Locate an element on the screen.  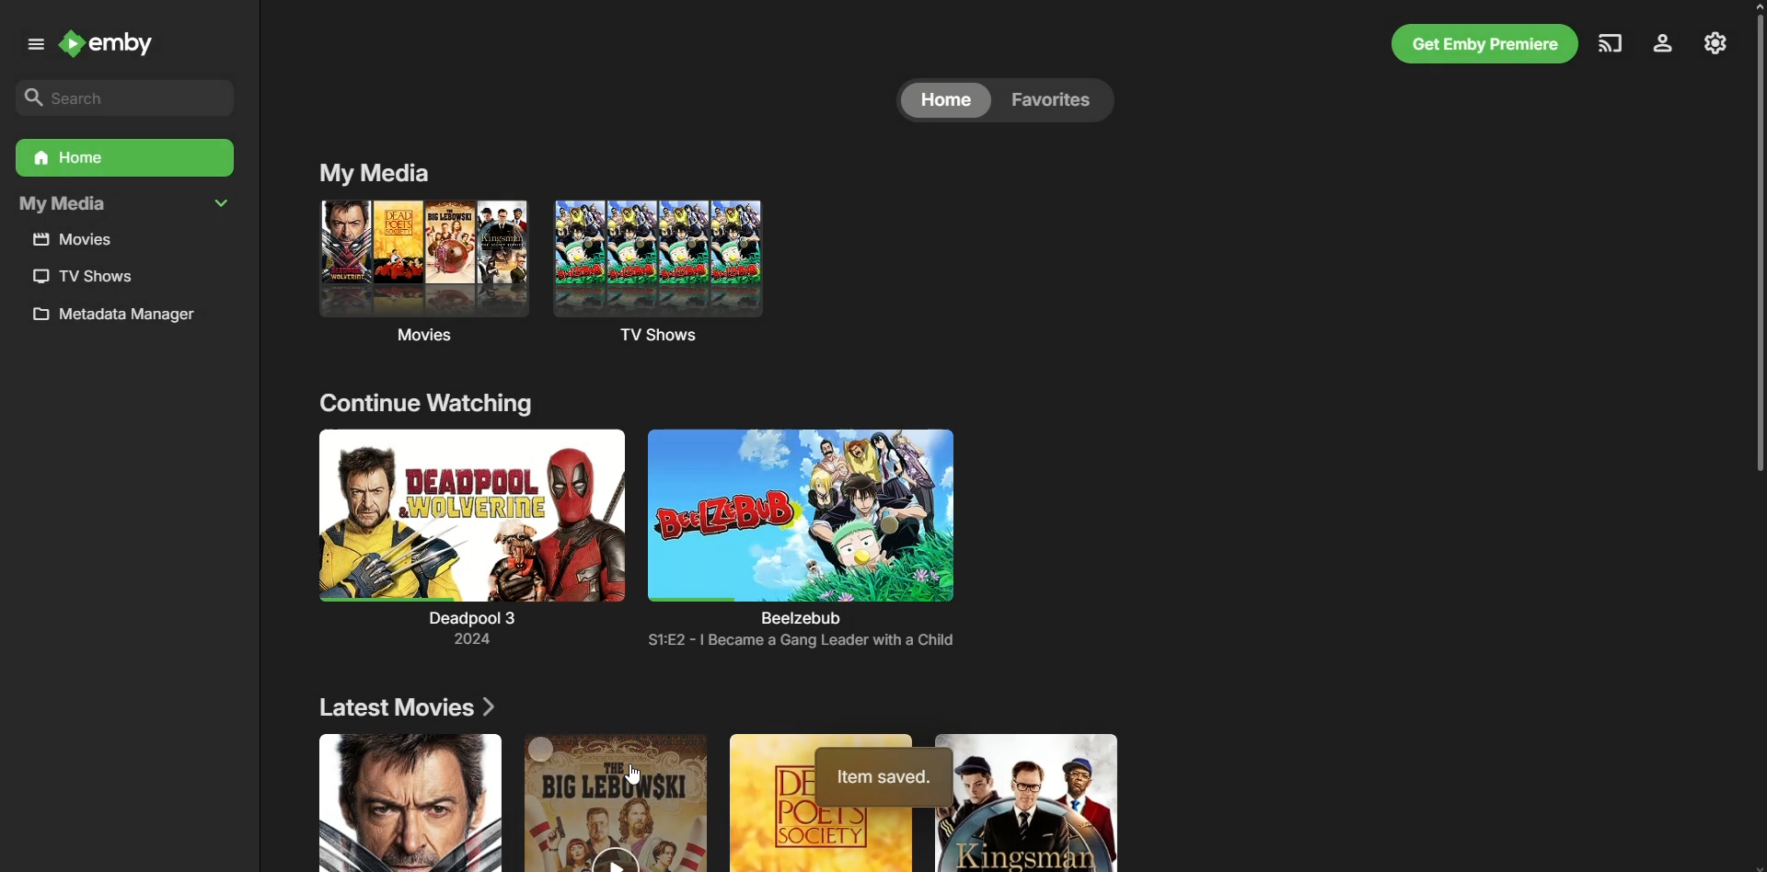
My Media is located at coordinates (124, 205).